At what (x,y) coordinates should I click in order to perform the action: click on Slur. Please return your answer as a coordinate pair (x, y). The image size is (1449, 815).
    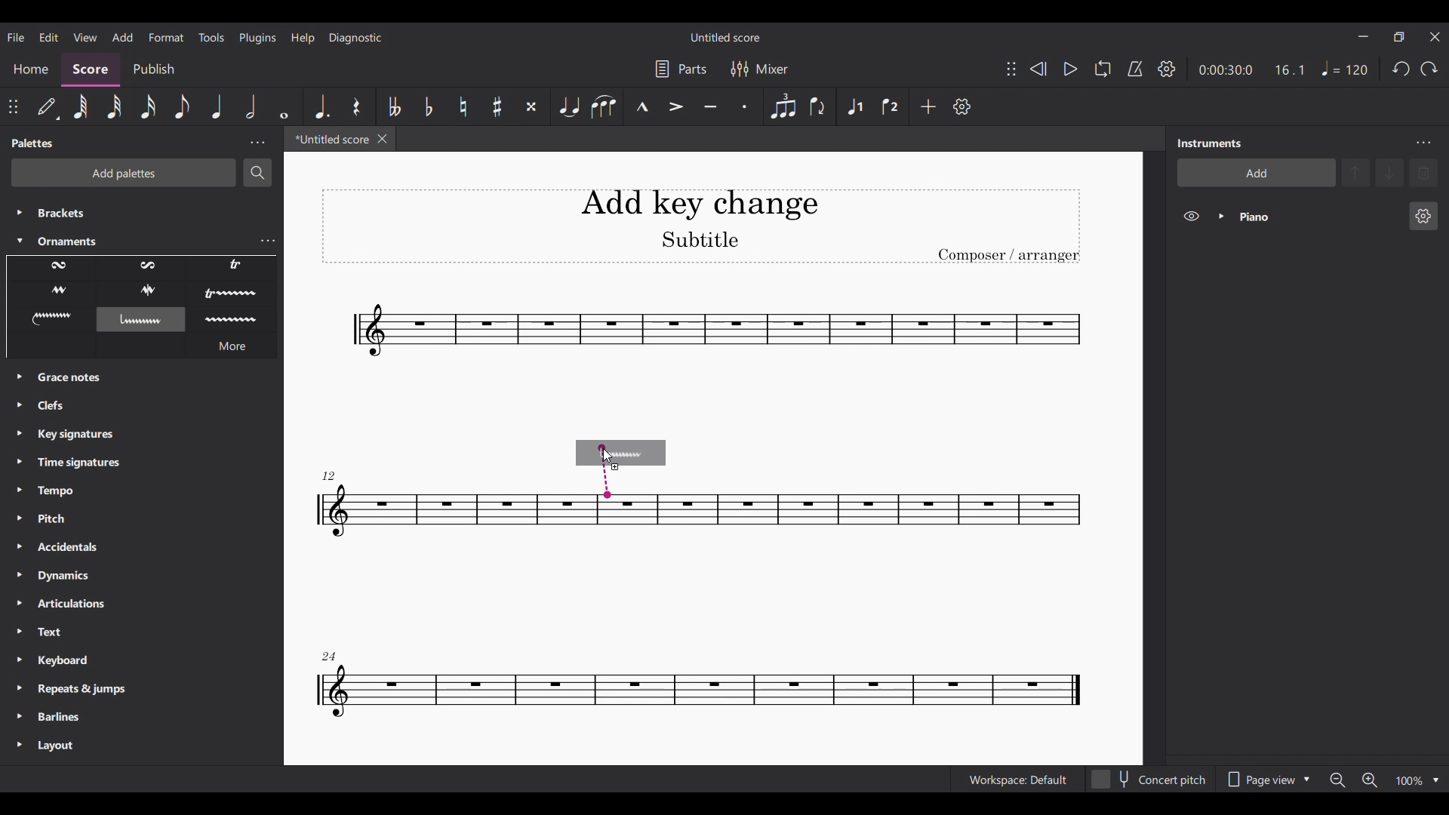
    Looking at the image, I should click on (603, 106).